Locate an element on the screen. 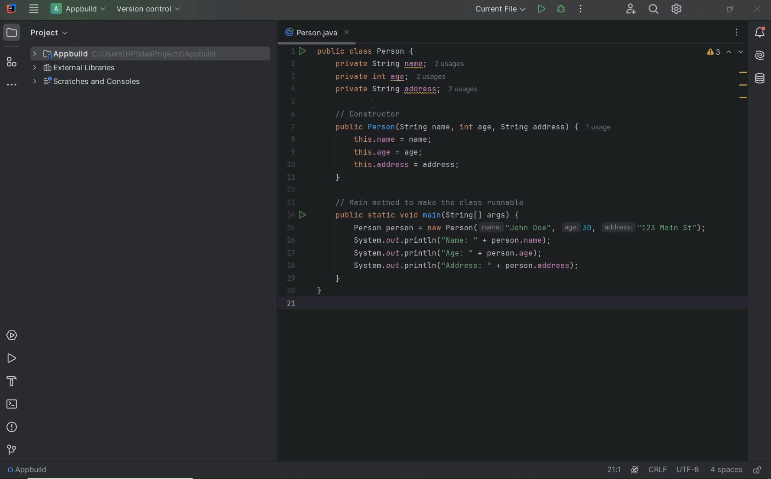 Image resolution: width=771 pixels, height=479 pixels. project file name is located at coordinates (31, 471).